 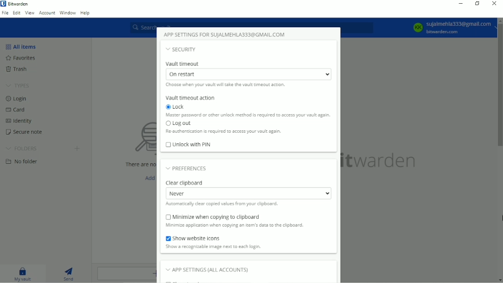 I want to click on Minimize, so click(x=460, y=3).